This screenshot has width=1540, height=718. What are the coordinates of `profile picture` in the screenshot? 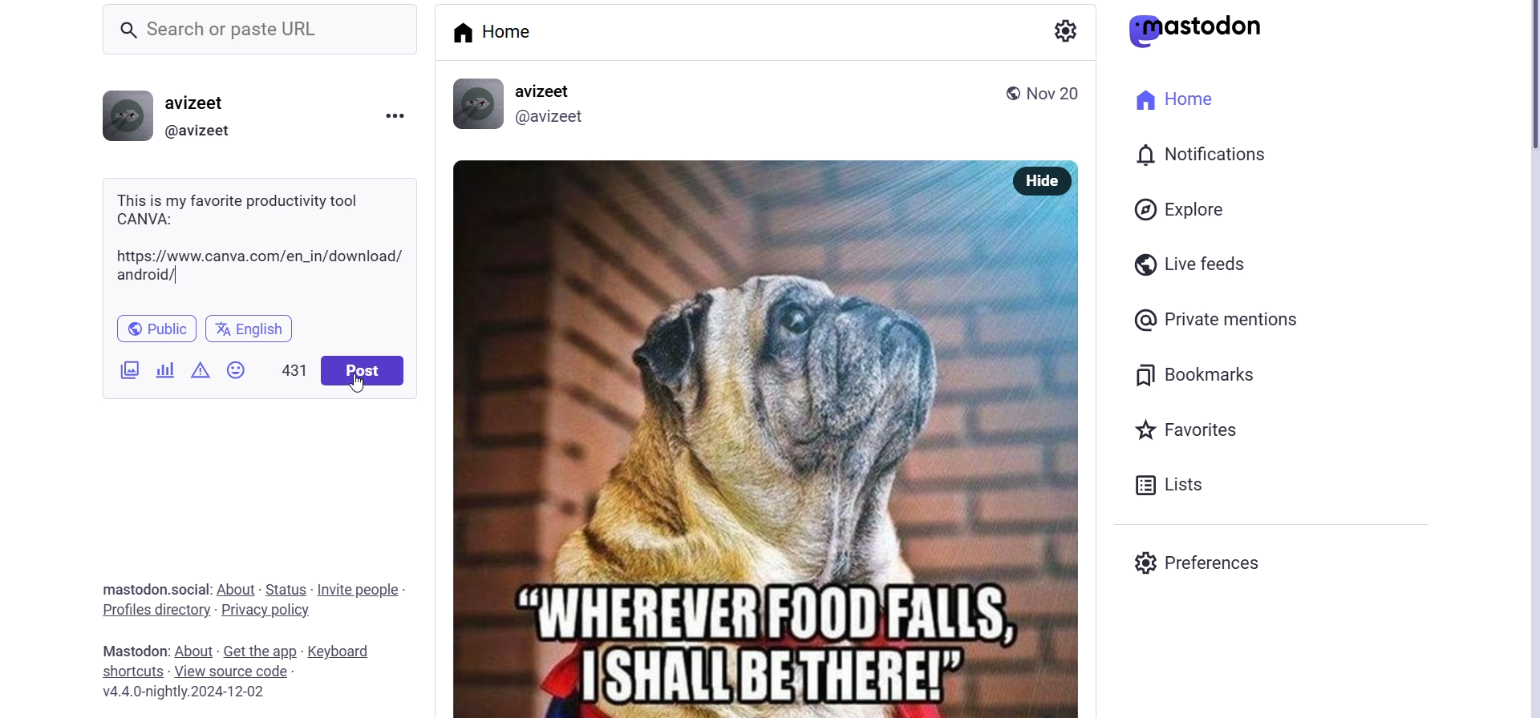 It's located at (125, 116).